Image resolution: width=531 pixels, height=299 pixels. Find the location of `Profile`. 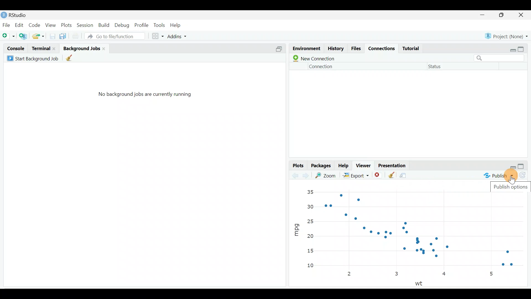

Profile is located at coordinates (142, 25).